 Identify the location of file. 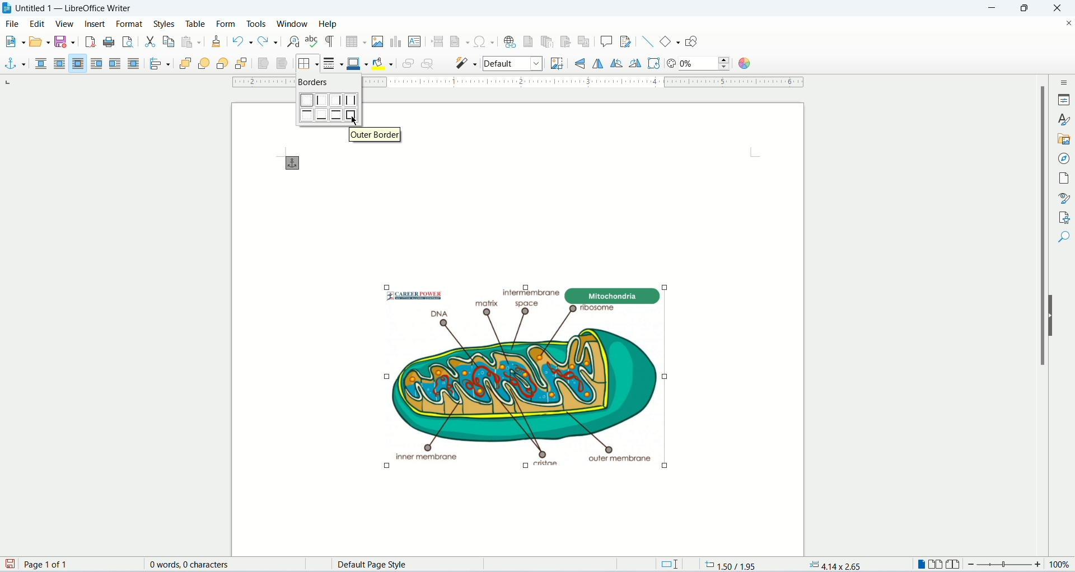
(13, 23).